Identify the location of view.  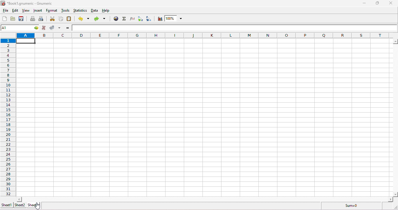
(25, 10).